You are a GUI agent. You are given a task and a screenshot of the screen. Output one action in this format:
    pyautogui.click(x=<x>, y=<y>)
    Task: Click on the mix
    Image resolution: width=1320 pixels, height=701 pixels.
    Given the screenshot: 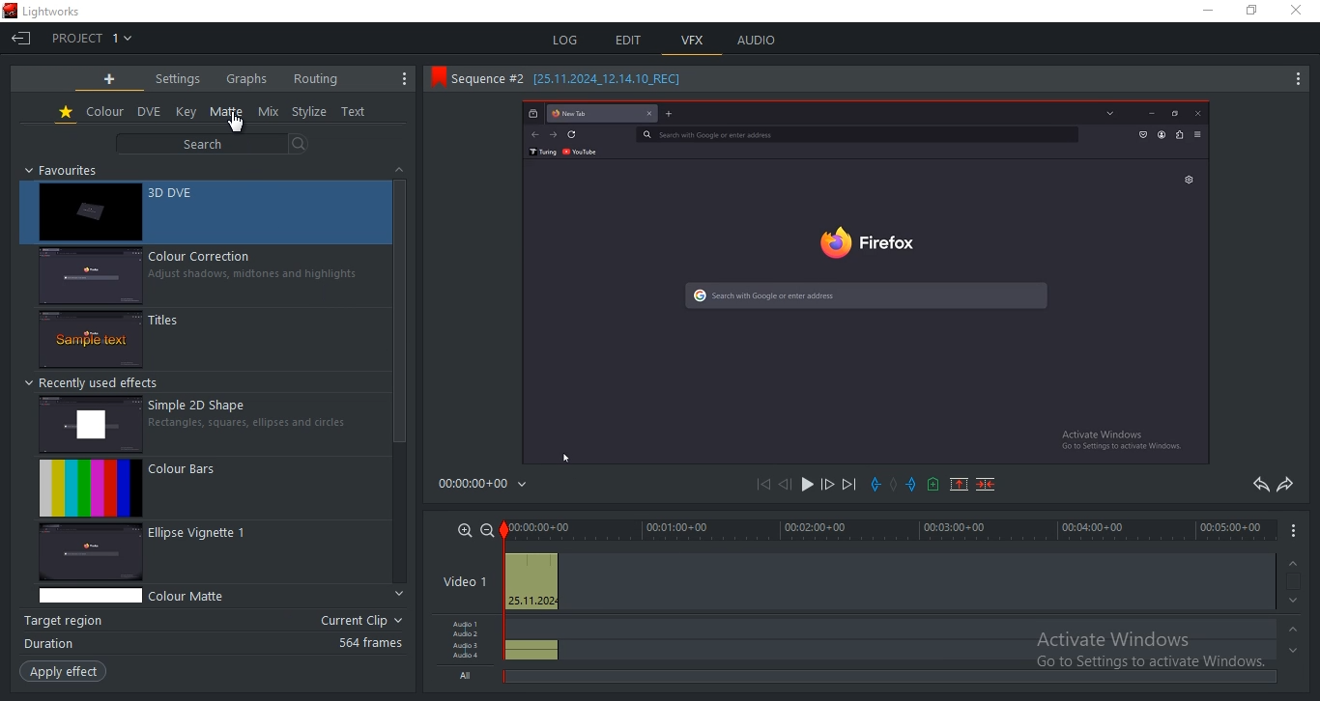 What is the action you would take?
    pyautogui.click(x=269, y=112)
    